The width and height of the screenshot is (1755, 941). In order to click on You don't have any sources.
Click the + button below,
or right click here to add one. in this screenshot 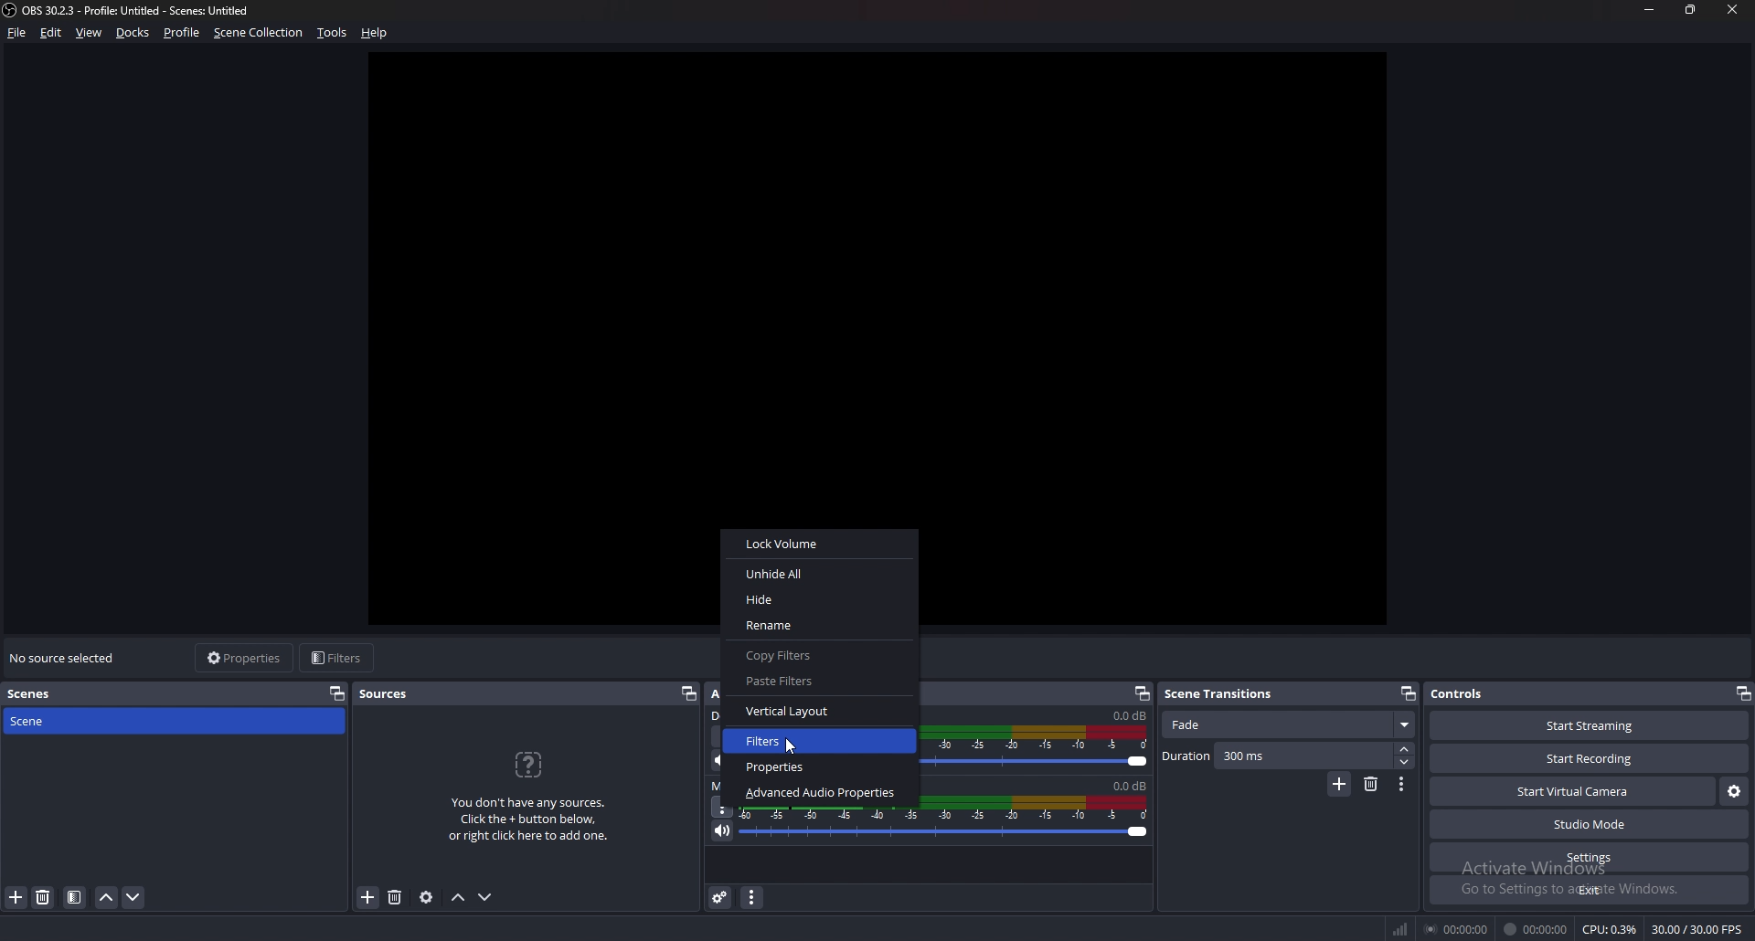, I will do `click(537, 796)`.